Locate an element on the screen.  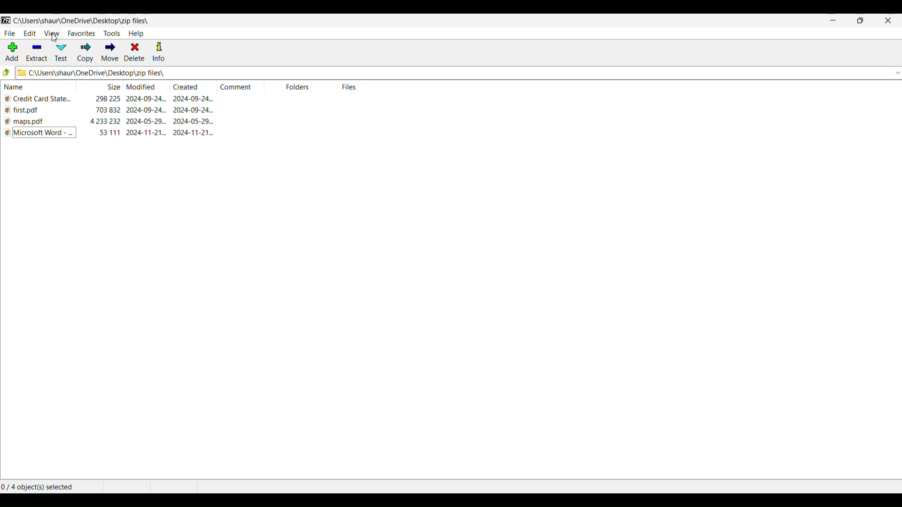
delete is located at coordinates (133, 53).